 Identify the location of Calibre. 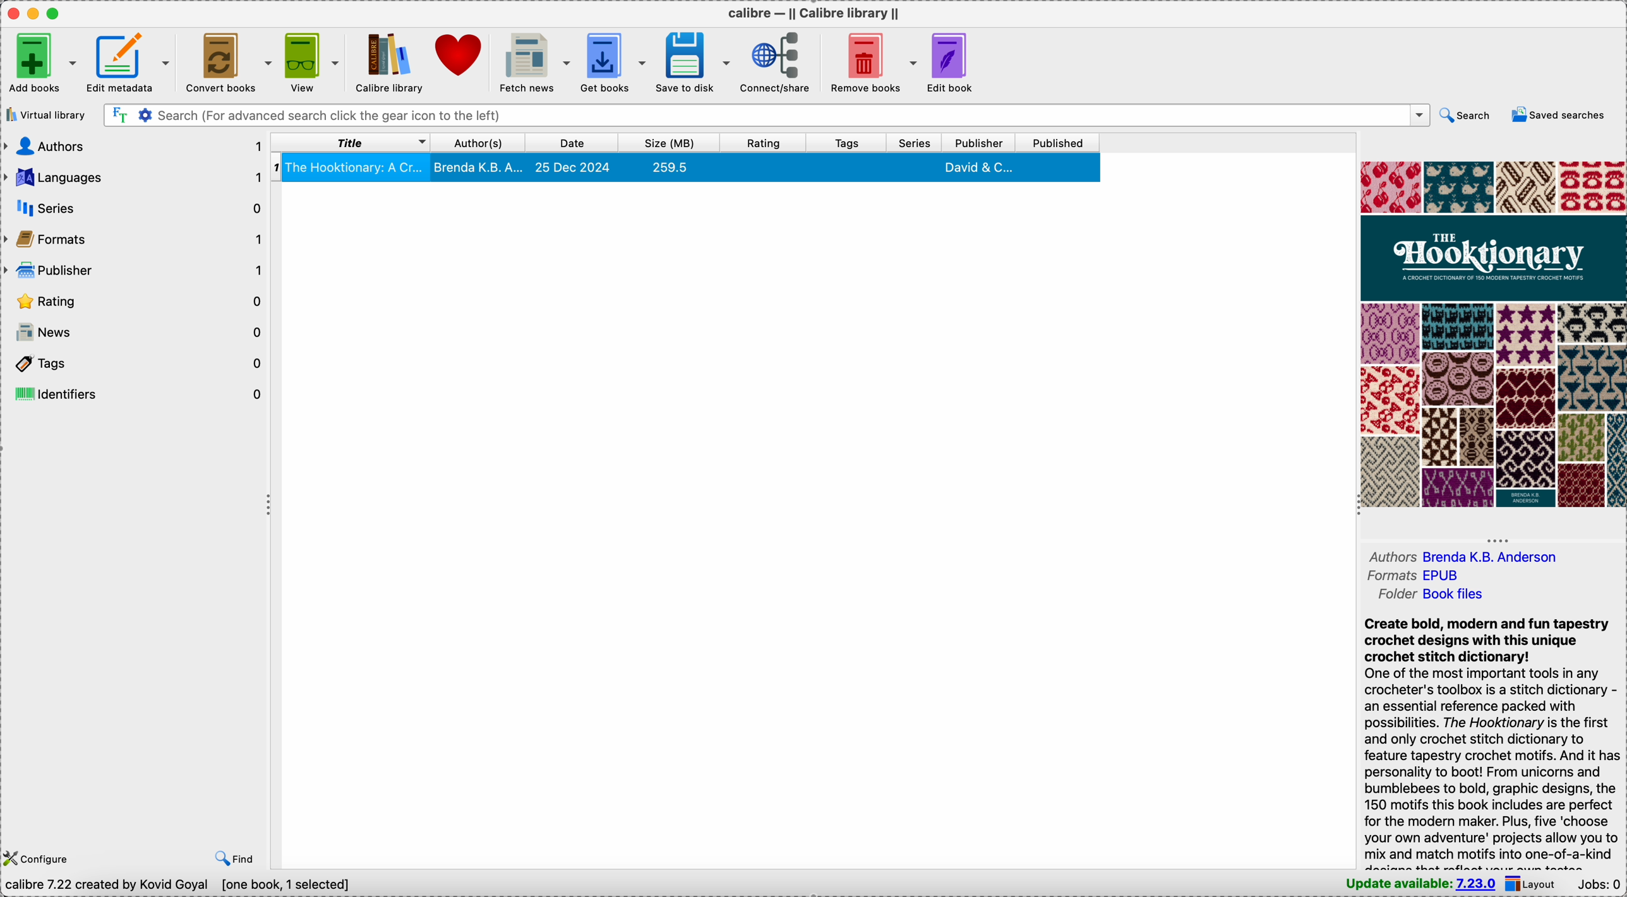
(813, 15).